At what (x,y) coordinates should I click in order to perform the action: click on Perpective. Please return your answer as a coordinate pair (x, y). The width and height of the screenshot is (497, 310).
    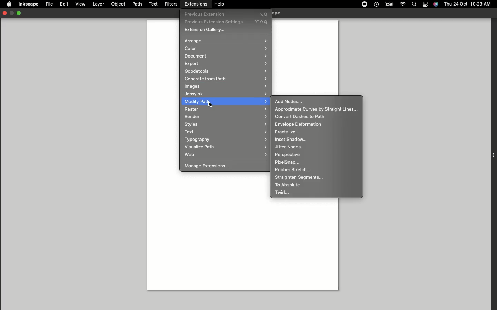
    Looking at the image, I should click on (291, 154).